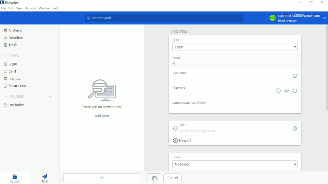 The image size is (328, 184). I want to click on Add item, so click(102, 116).